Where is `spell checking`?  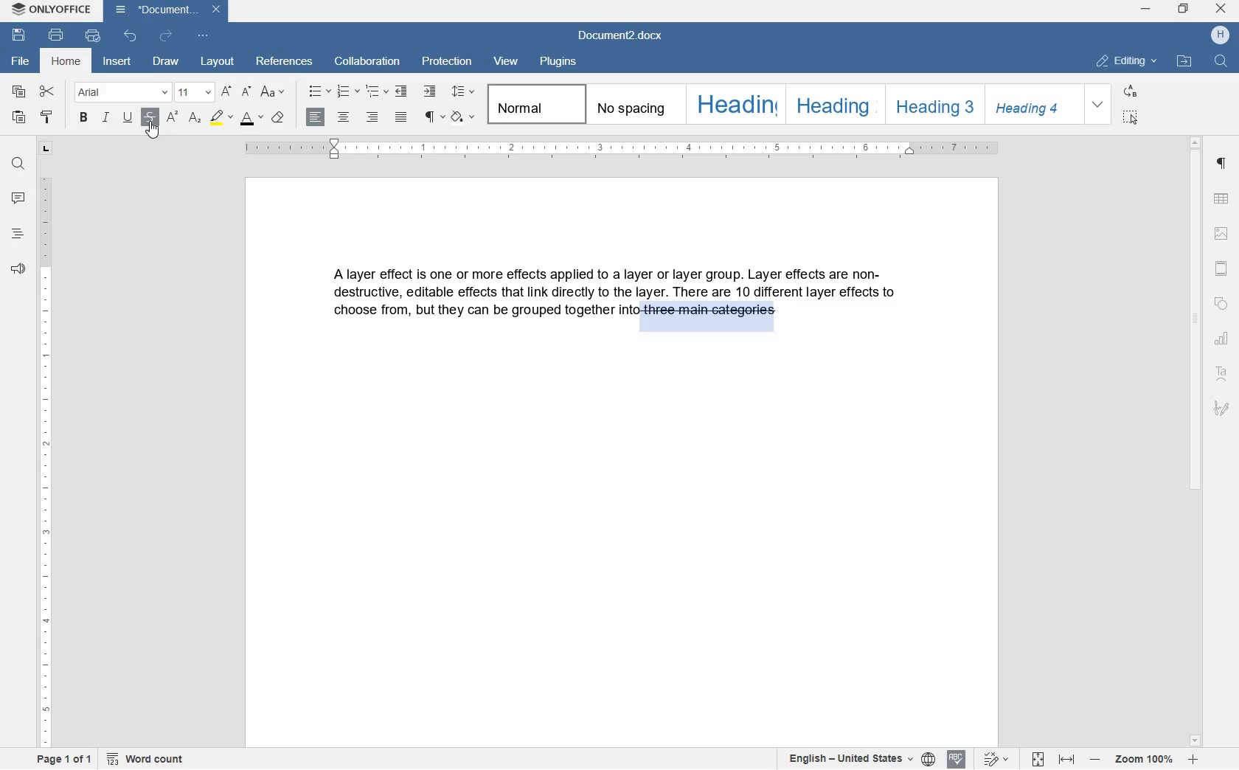
spell checking is located at coordinates (957, 758).